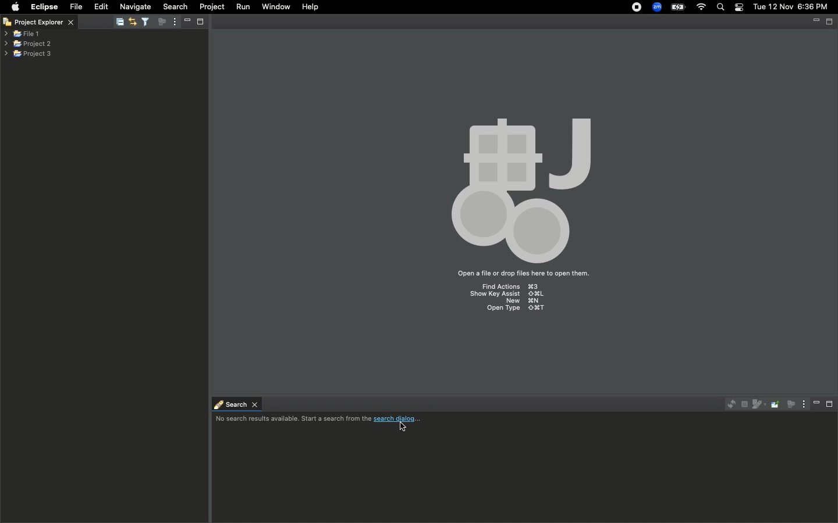 The width and height of the screenshot is (838, 523). I want to click on minimize, so click(816, 22).